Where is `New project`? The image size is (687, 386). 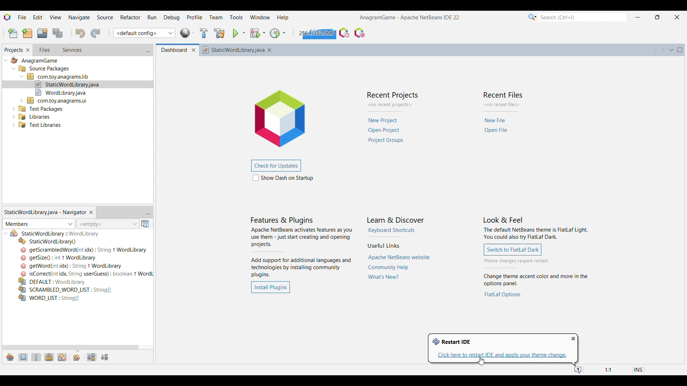
New project is located at coordinates (28, 33).